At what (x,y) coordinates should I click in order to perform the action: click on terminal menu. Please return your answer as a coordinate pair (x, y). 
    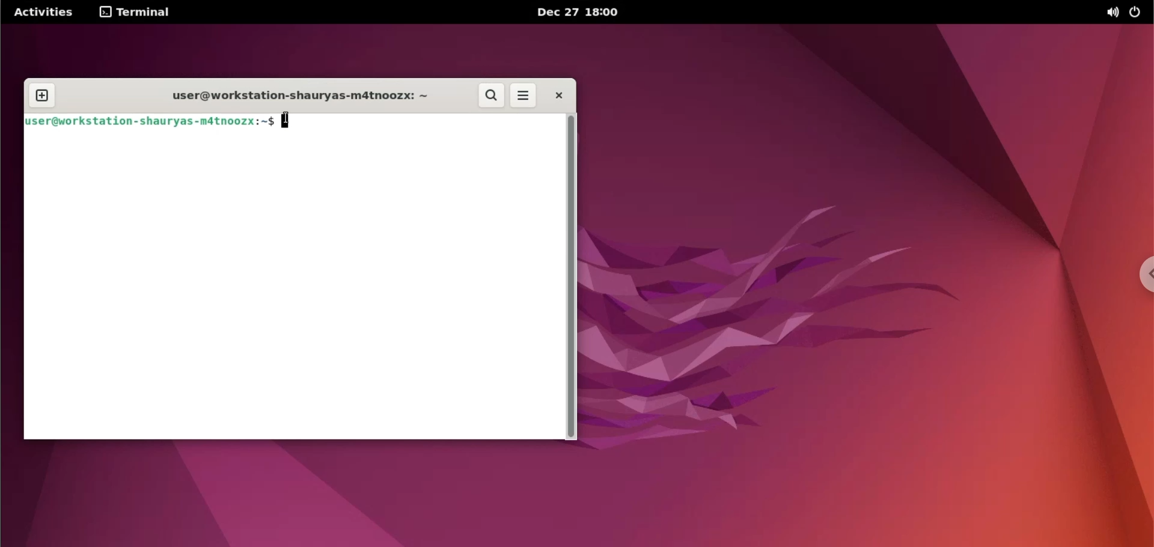
    Looking at the image, I should click on (139, 13).